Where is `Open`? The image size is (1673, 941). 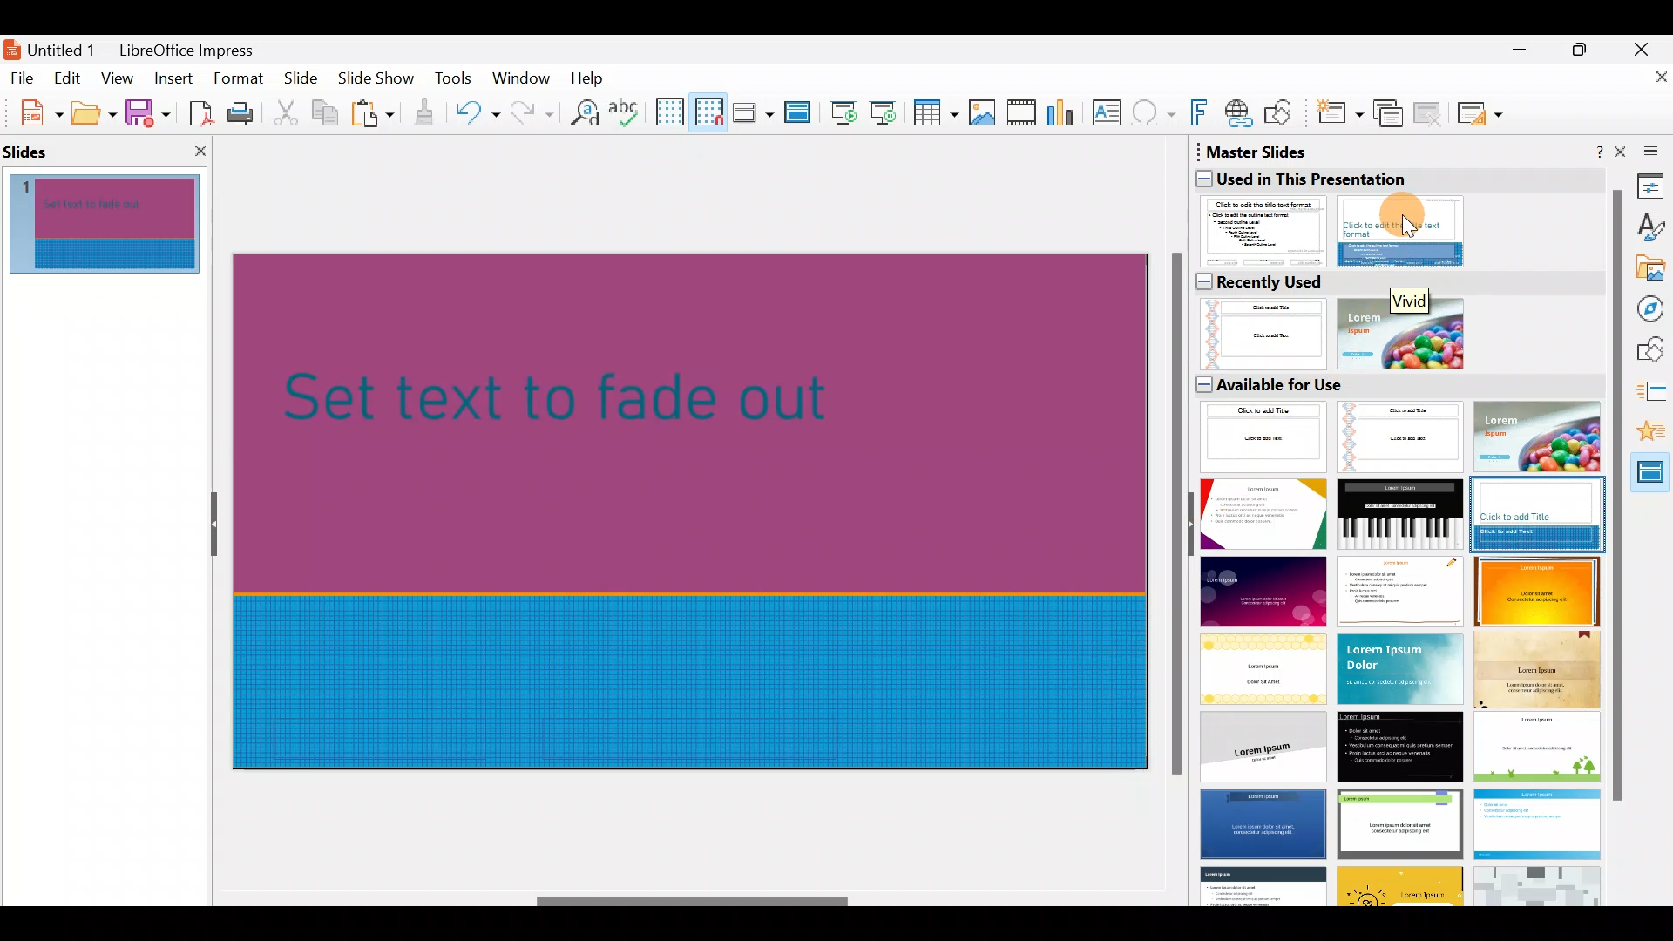 Open is located at coordinates (94, 113).